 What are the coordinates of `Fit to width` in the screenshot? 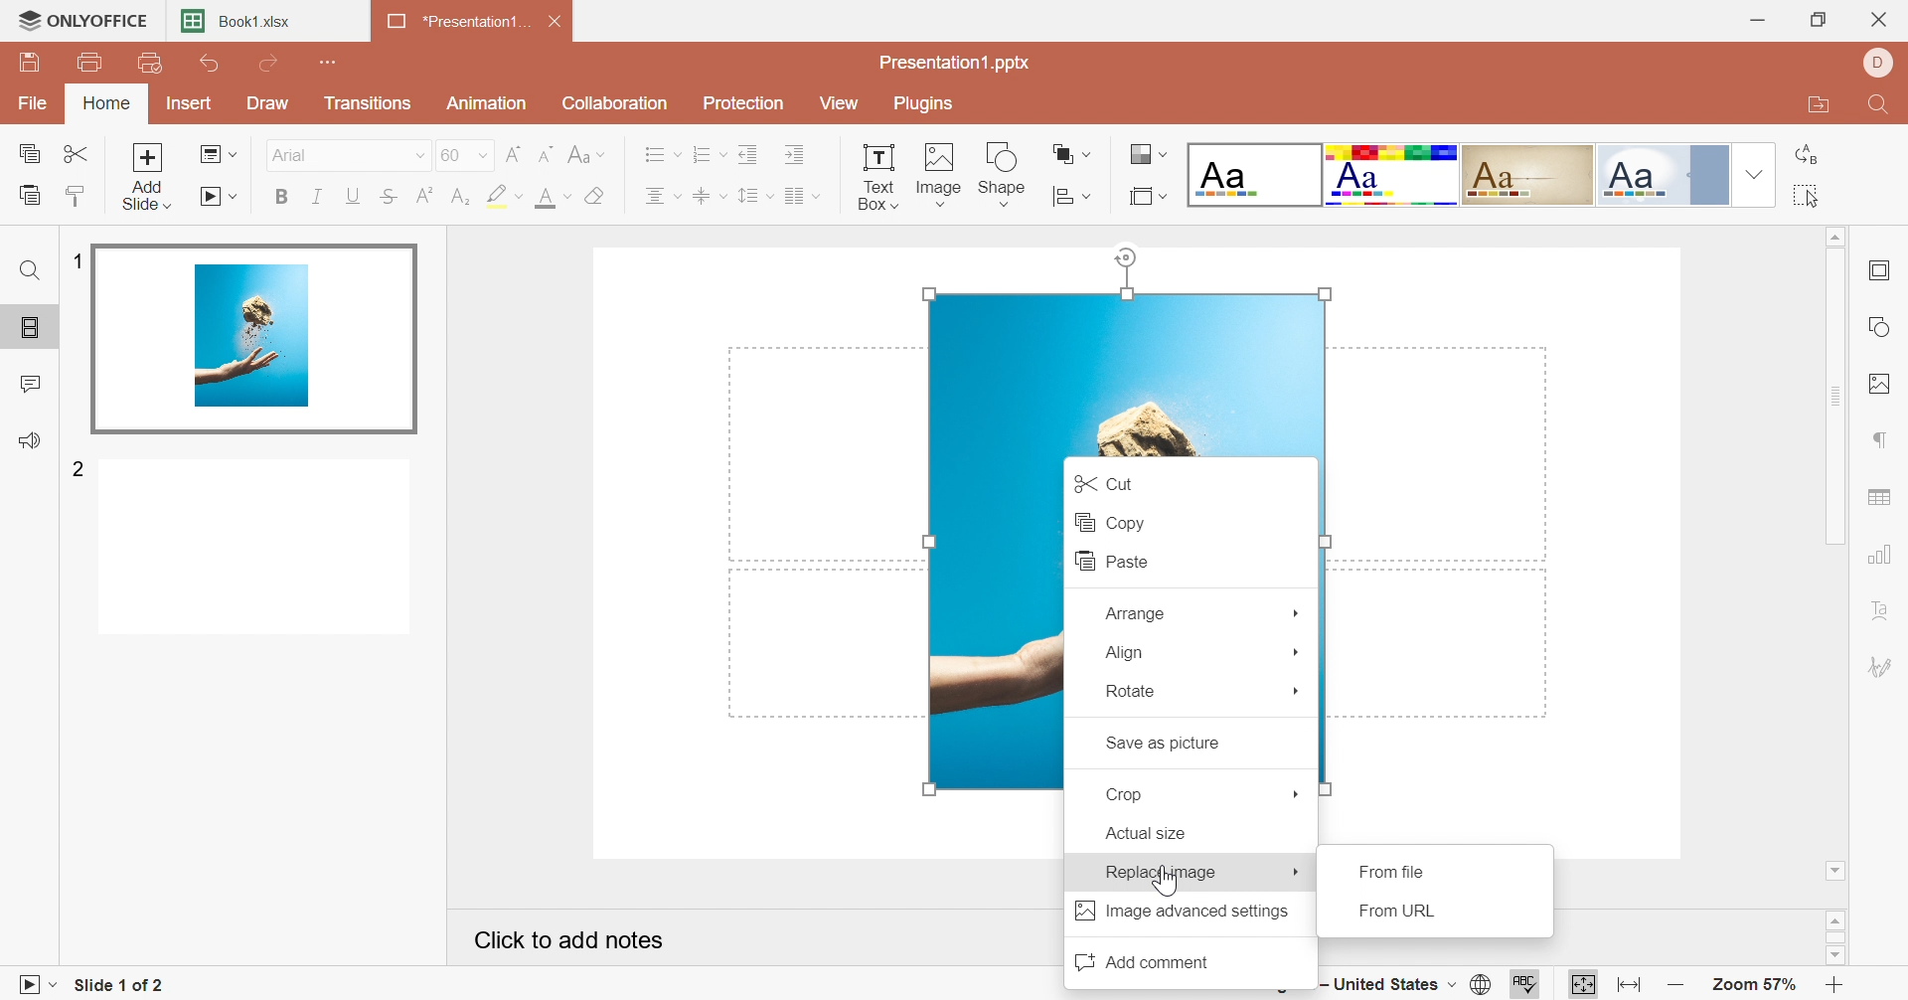 It's located at (1626, 983).